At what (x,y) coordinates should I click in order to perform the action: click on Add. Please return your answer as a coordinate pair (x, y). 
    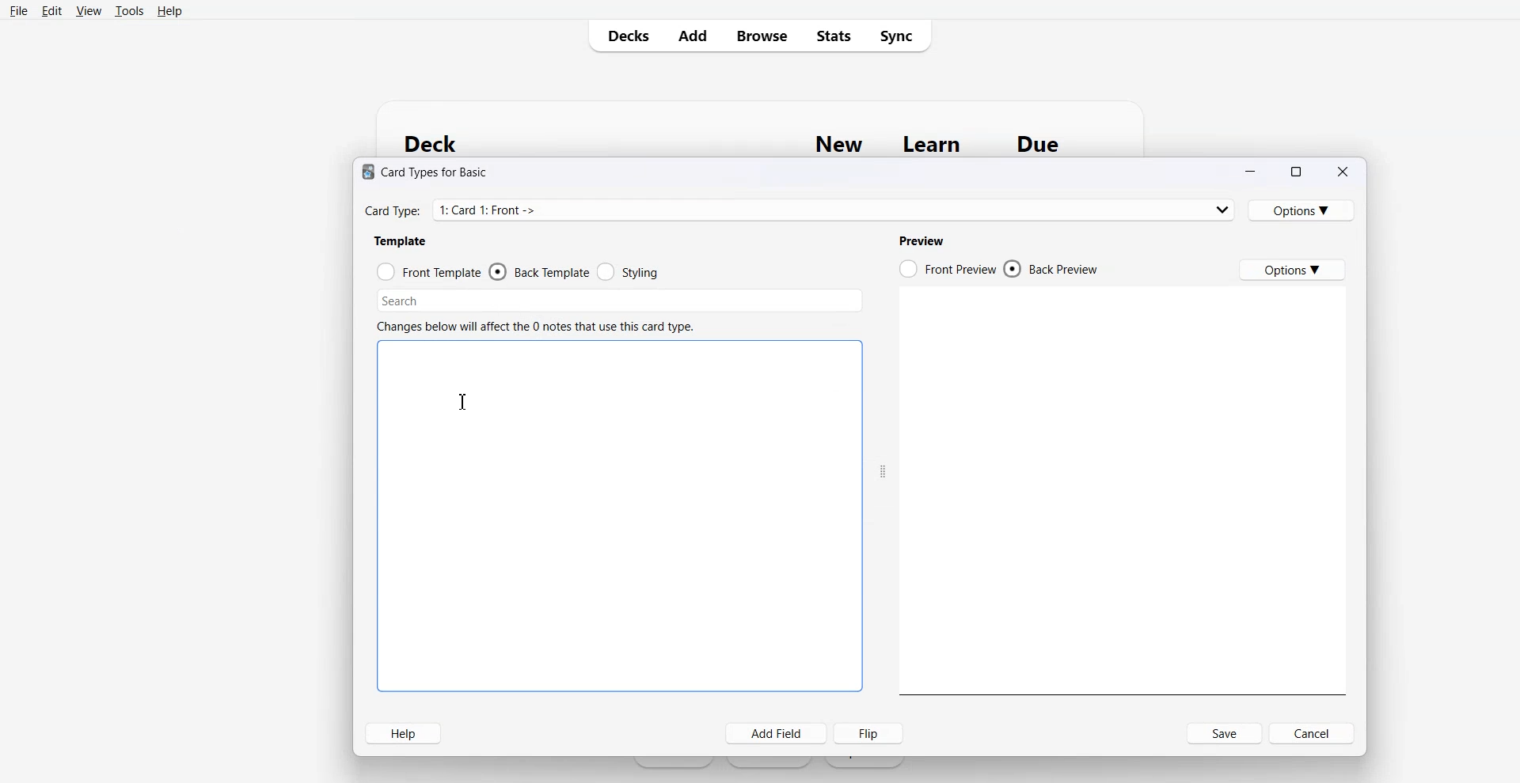
    Looking at the image, I should click on (691, 35).